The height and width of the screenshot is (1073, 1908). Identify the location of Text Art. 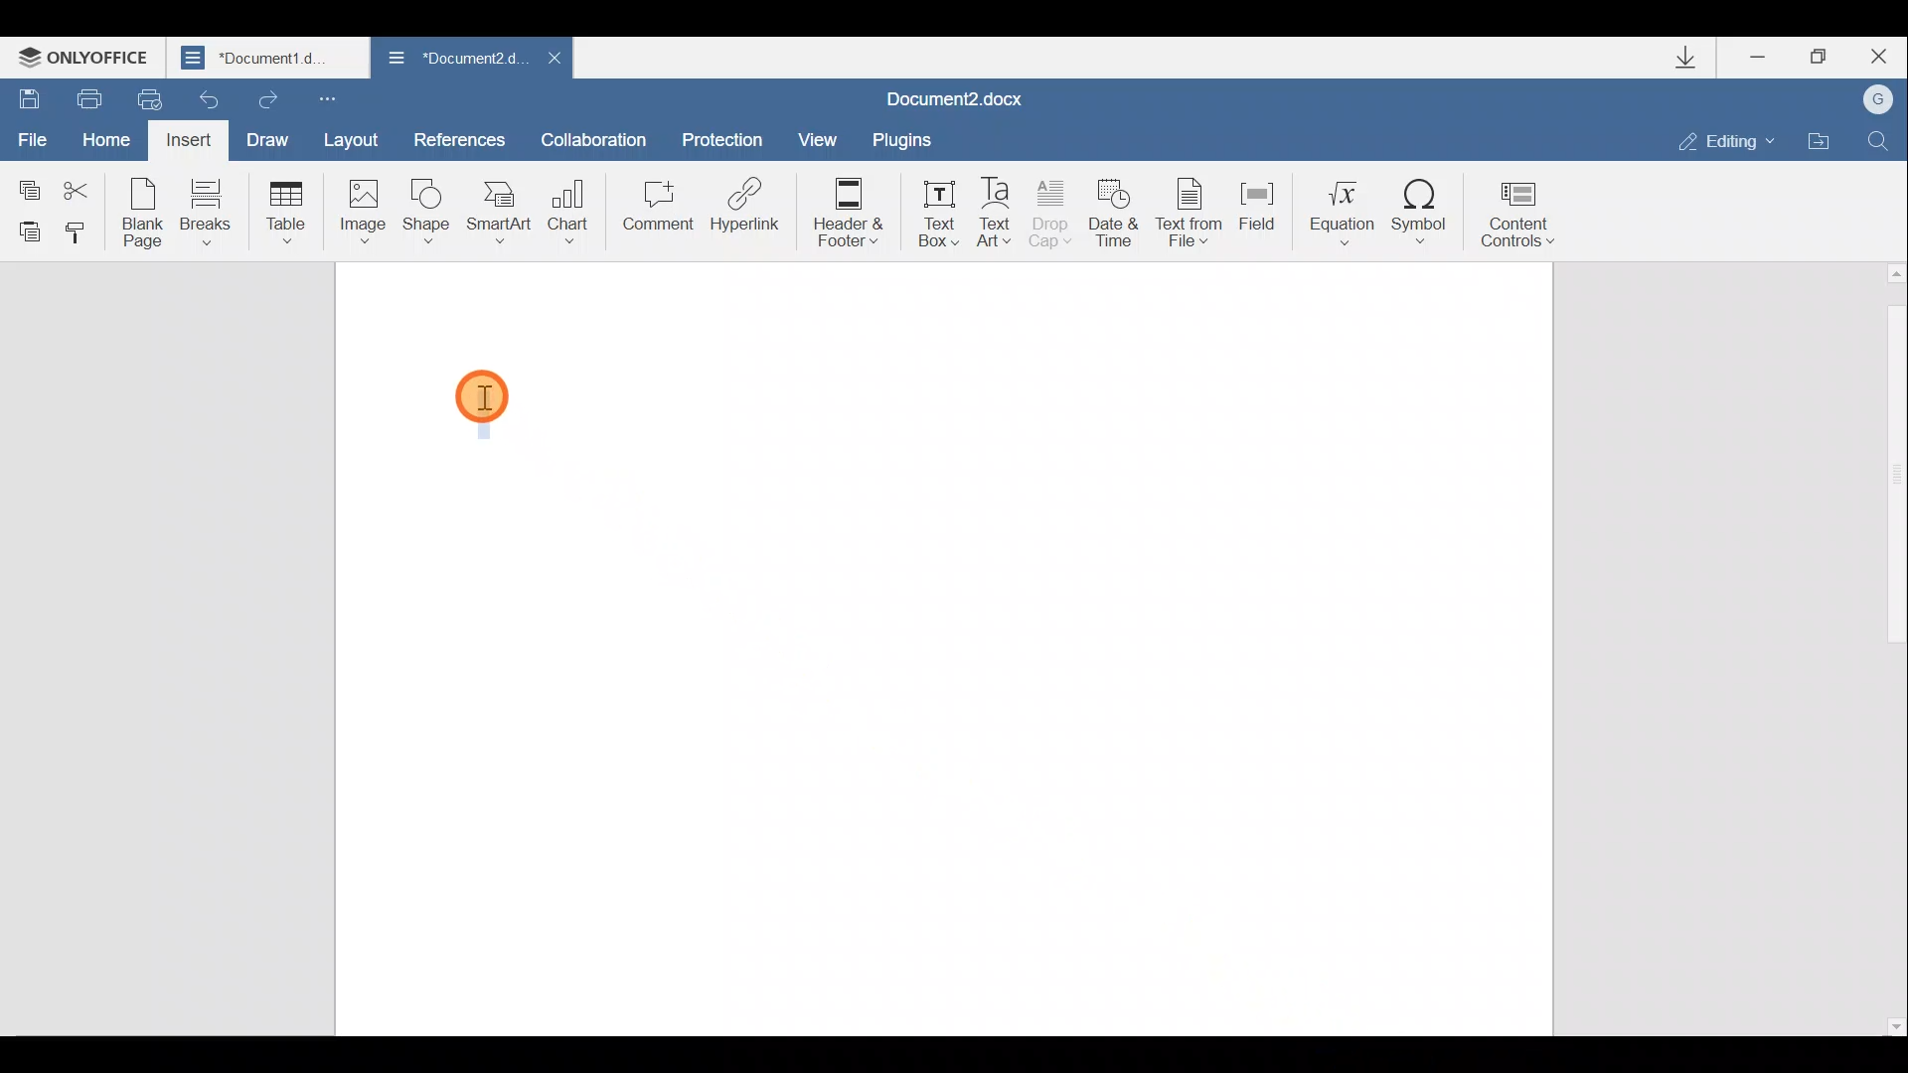
(996, 214).